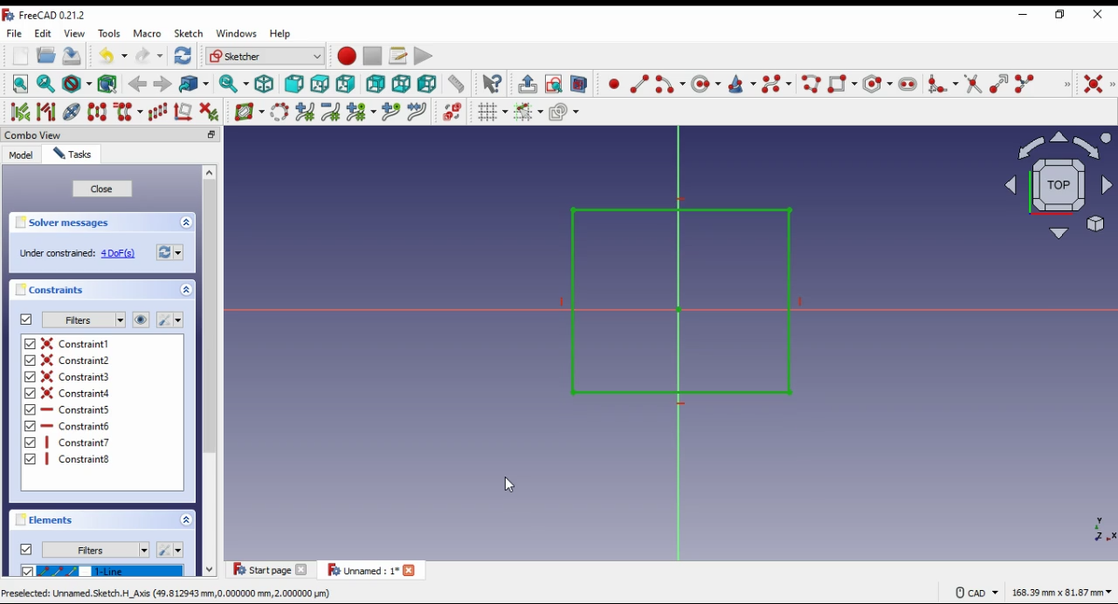  Describe the element at coordinates (77, 425) in the screenshot. I see `on/off constraint 6` at that location.